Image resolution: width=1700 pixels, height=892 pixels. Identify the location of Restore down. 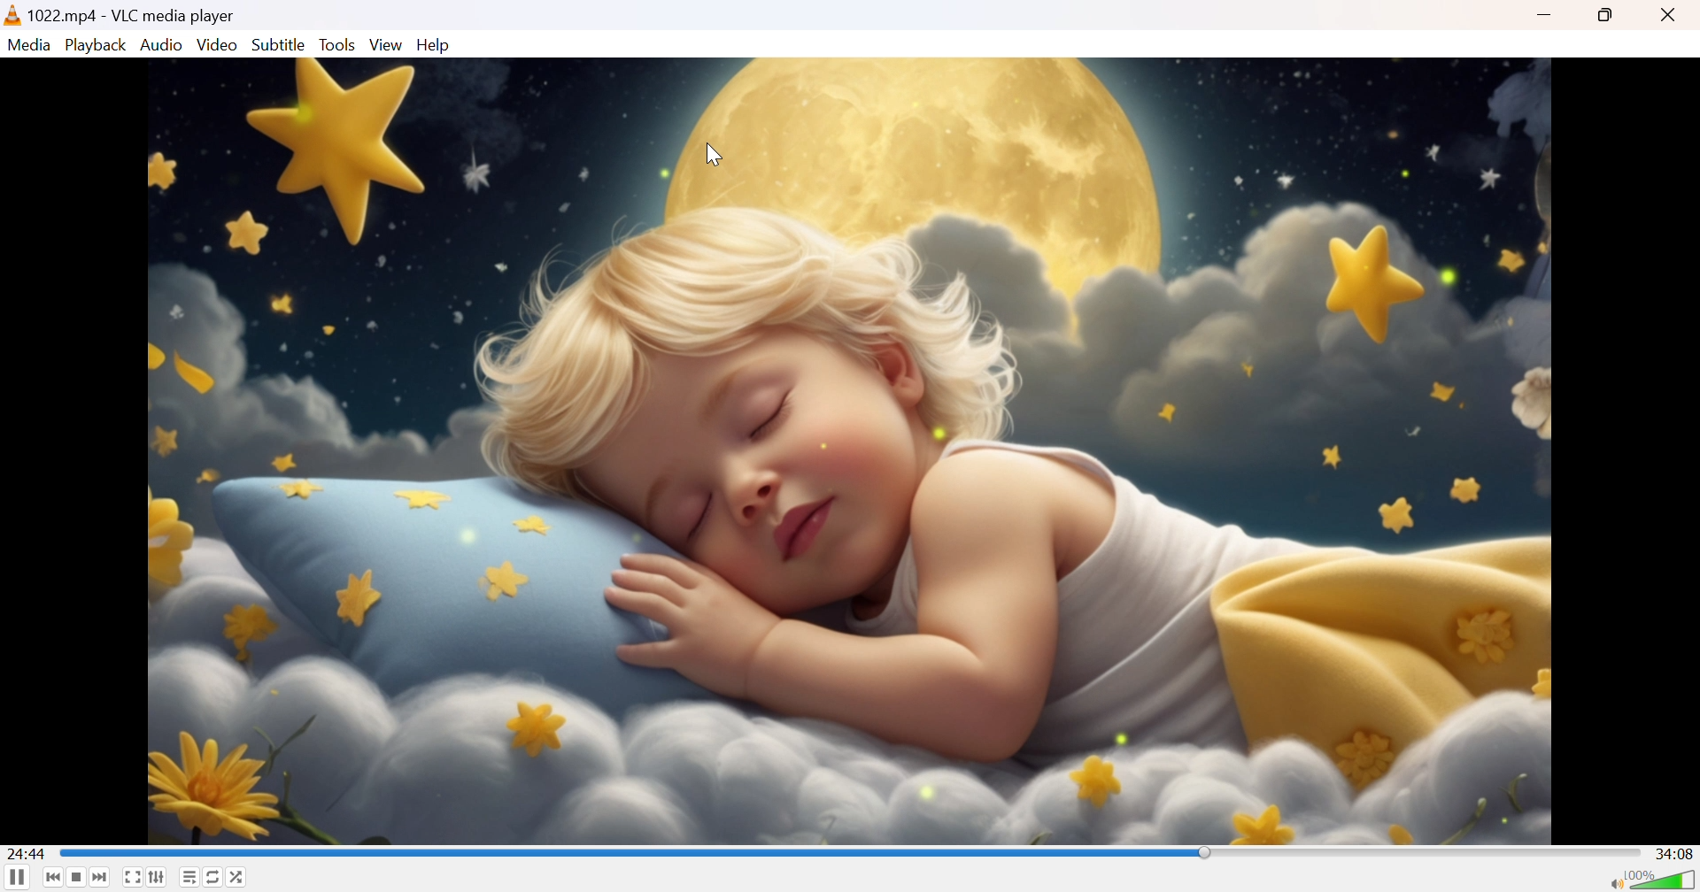
(1610, 17).